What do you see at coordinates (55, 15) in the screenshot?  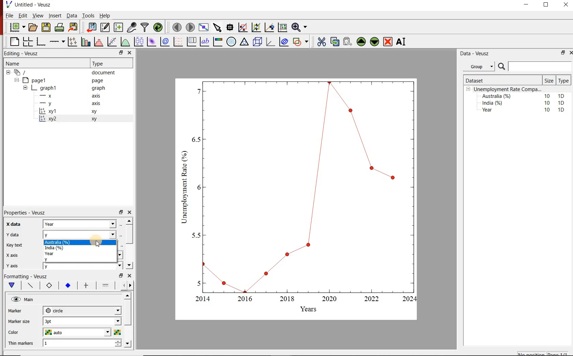 I see `Insert` at bounding box center [55, 15].